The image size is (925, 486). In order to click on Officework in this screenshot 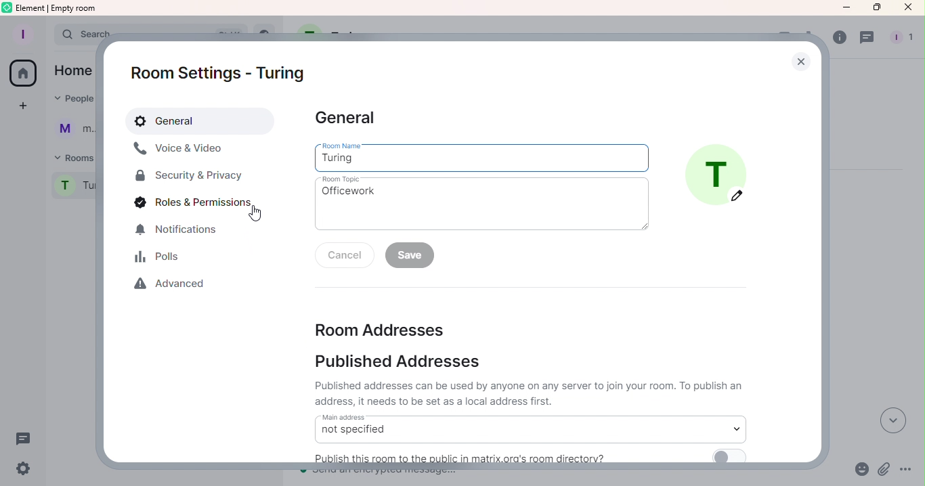, I will do `click(481, 202)`.